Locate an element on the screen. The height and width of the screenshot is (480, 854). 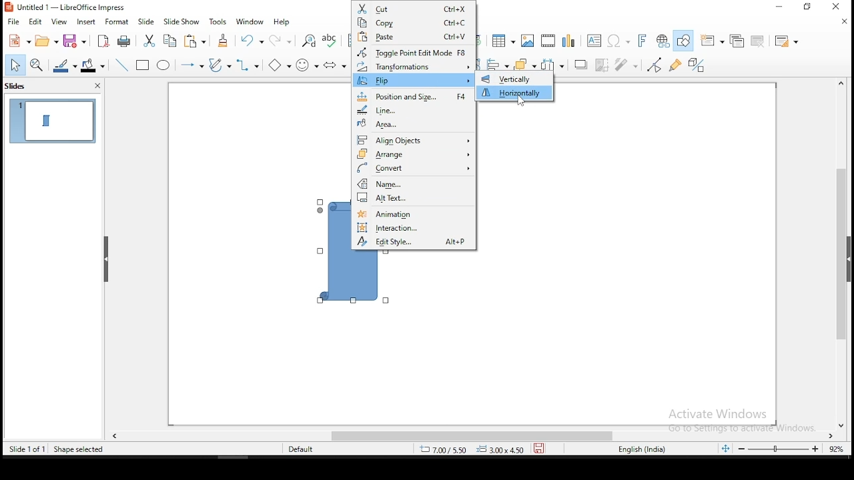
area is located at coordinates (410, 125).